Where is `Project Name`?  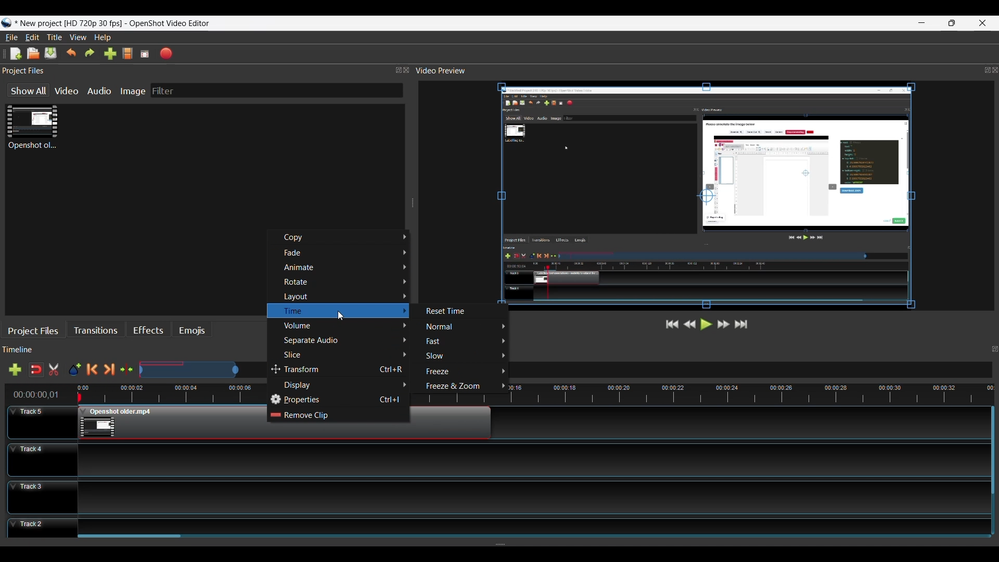 Project Name is located at coordinates (70, 24).